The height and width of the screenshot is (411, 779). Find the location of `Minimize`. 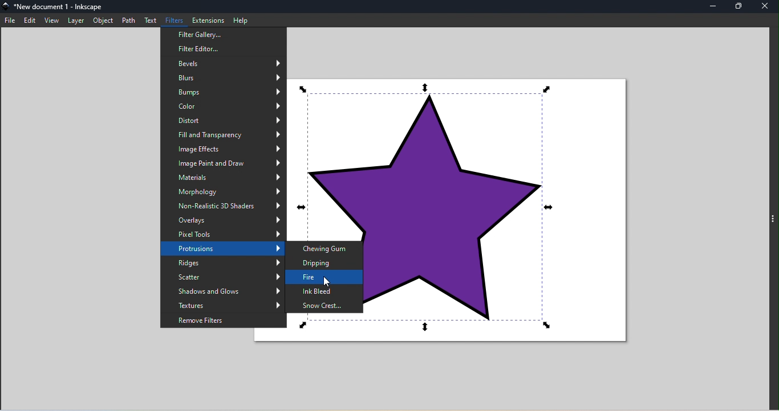

Minimize is located at coordinates (712, 6).